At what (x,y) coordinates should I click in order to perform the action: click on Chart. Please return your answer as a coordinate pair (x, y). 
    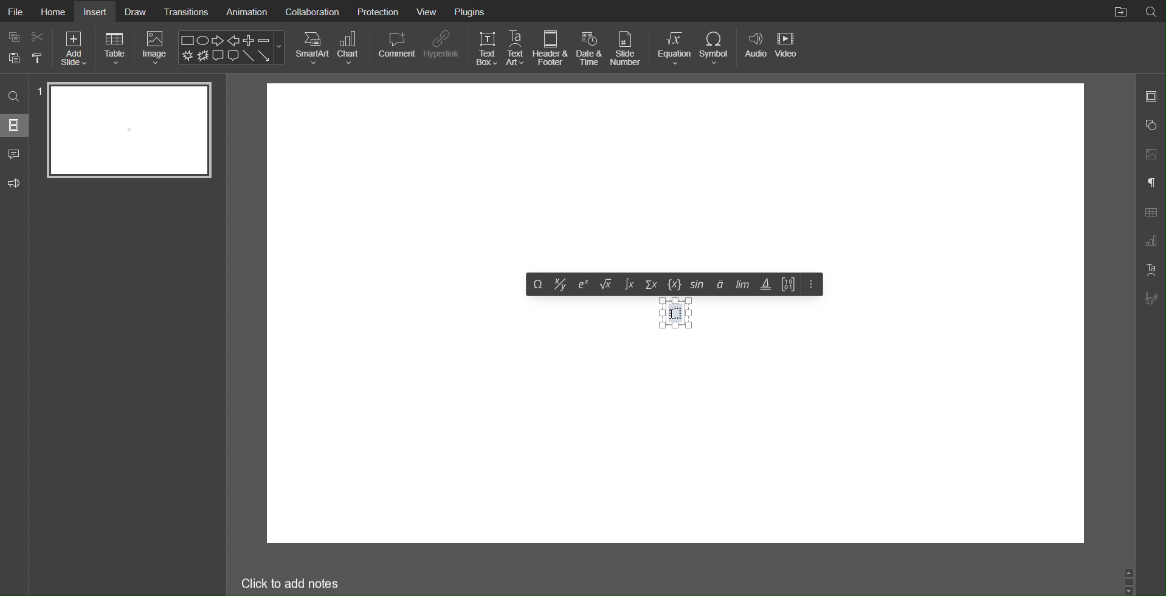
    Looking at the image, I should click on (350, 48).